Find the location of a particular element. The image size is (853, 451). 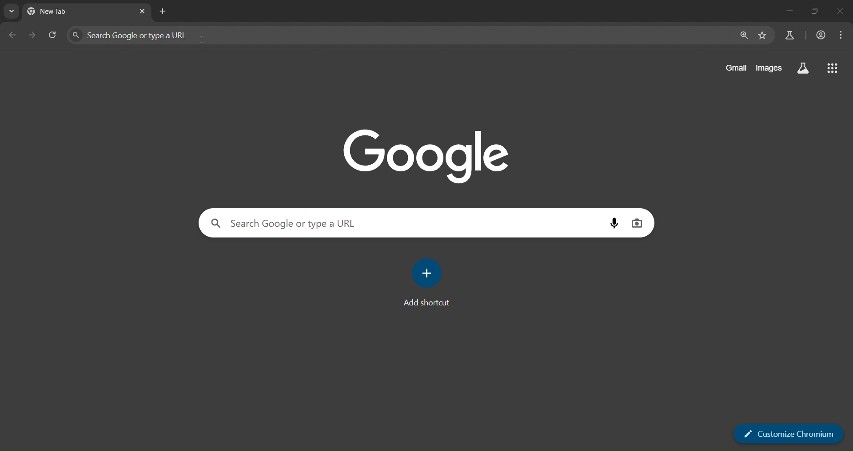

customize chromium is located at coordinates (789, 433).